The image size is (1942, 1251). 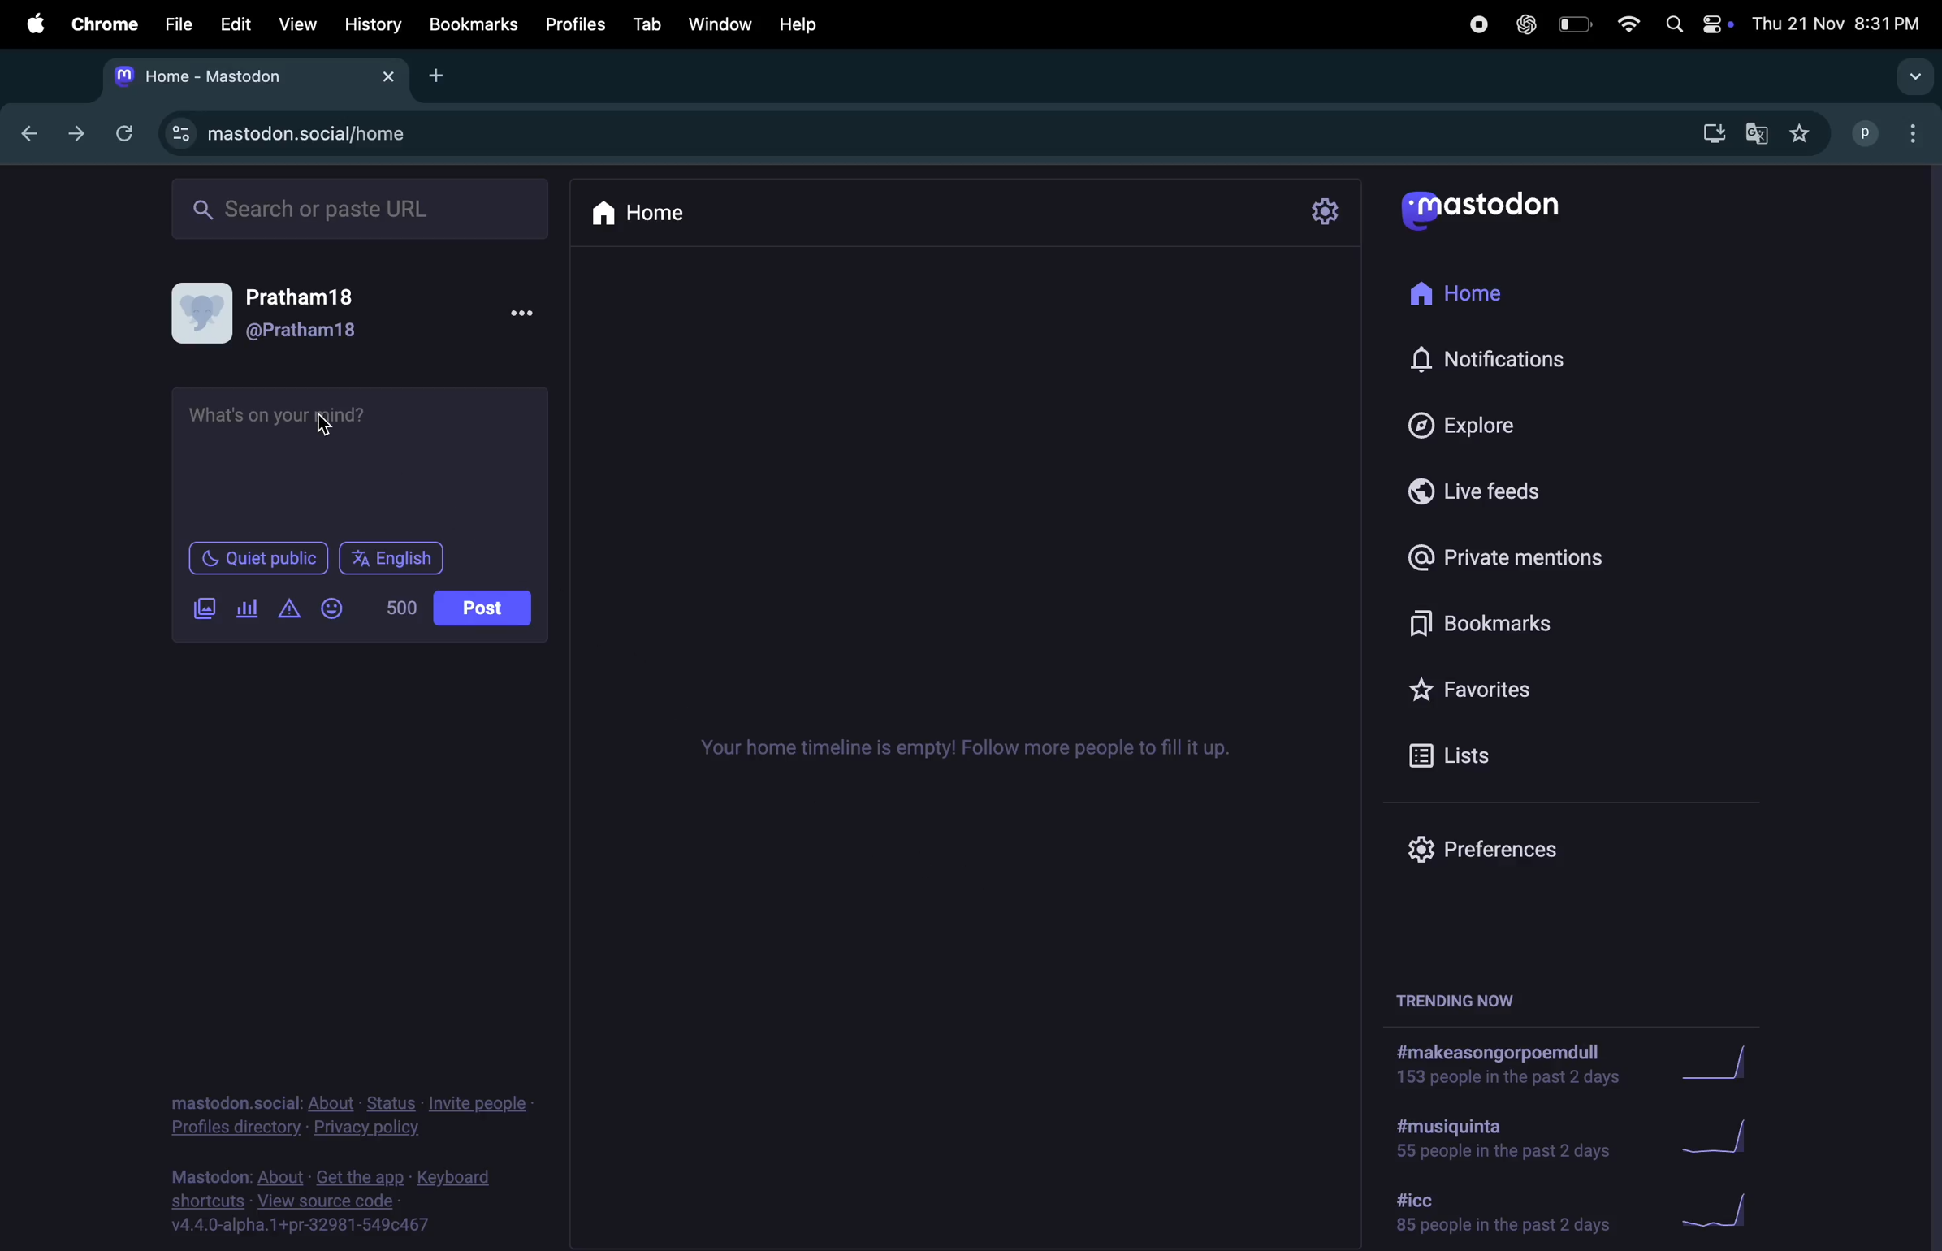 I want to click on quiet place, so click(x=265, y=556).